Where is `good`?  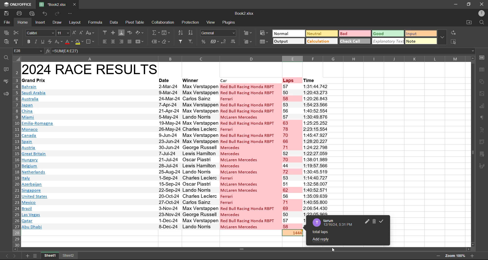 good is located at coordinates (387, 33).